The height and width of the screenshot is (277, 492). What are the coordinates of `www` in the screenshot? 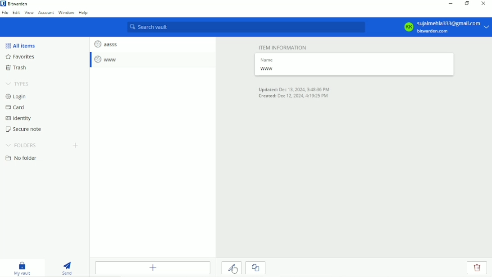 It's located at (268, 69).